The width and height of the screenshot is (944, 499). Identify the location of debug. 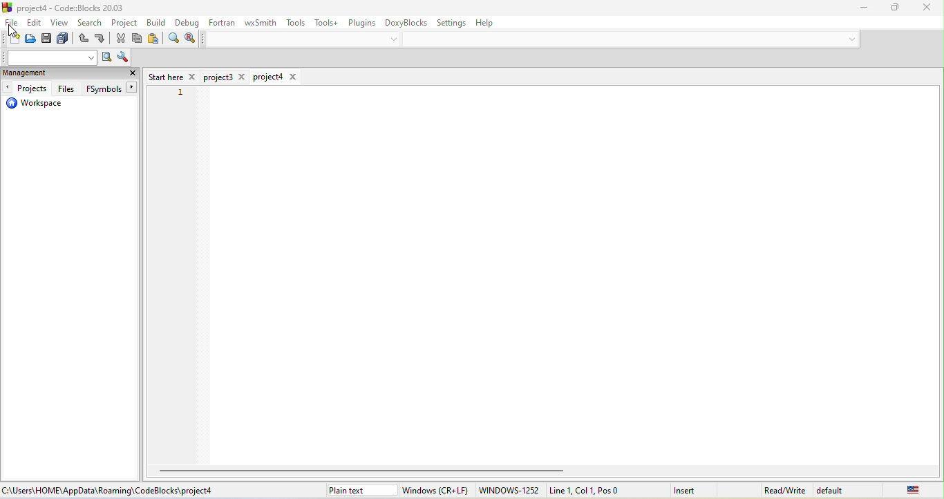
(186, 23).